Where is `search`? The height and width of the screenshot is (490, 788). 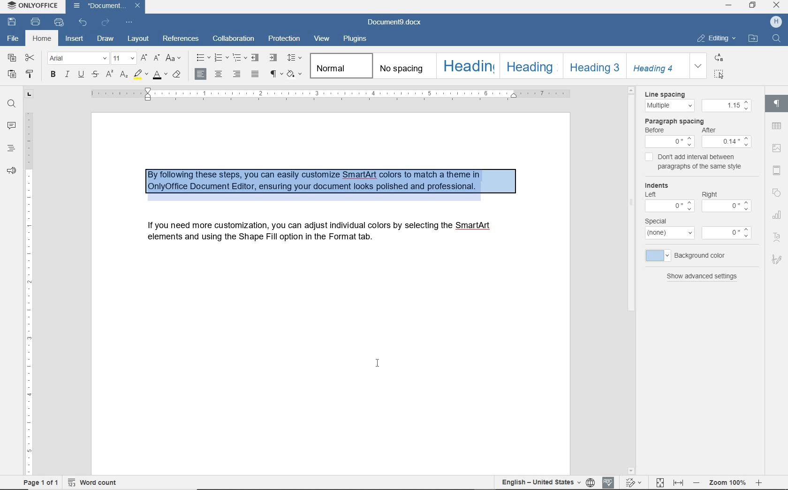
search is located at coordinates (774, 40).